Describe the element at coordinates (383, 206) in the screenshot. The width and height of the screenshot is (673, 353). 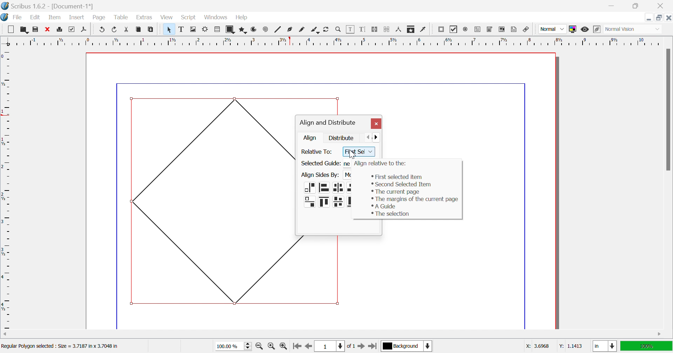
I see `A Guide` at that location.